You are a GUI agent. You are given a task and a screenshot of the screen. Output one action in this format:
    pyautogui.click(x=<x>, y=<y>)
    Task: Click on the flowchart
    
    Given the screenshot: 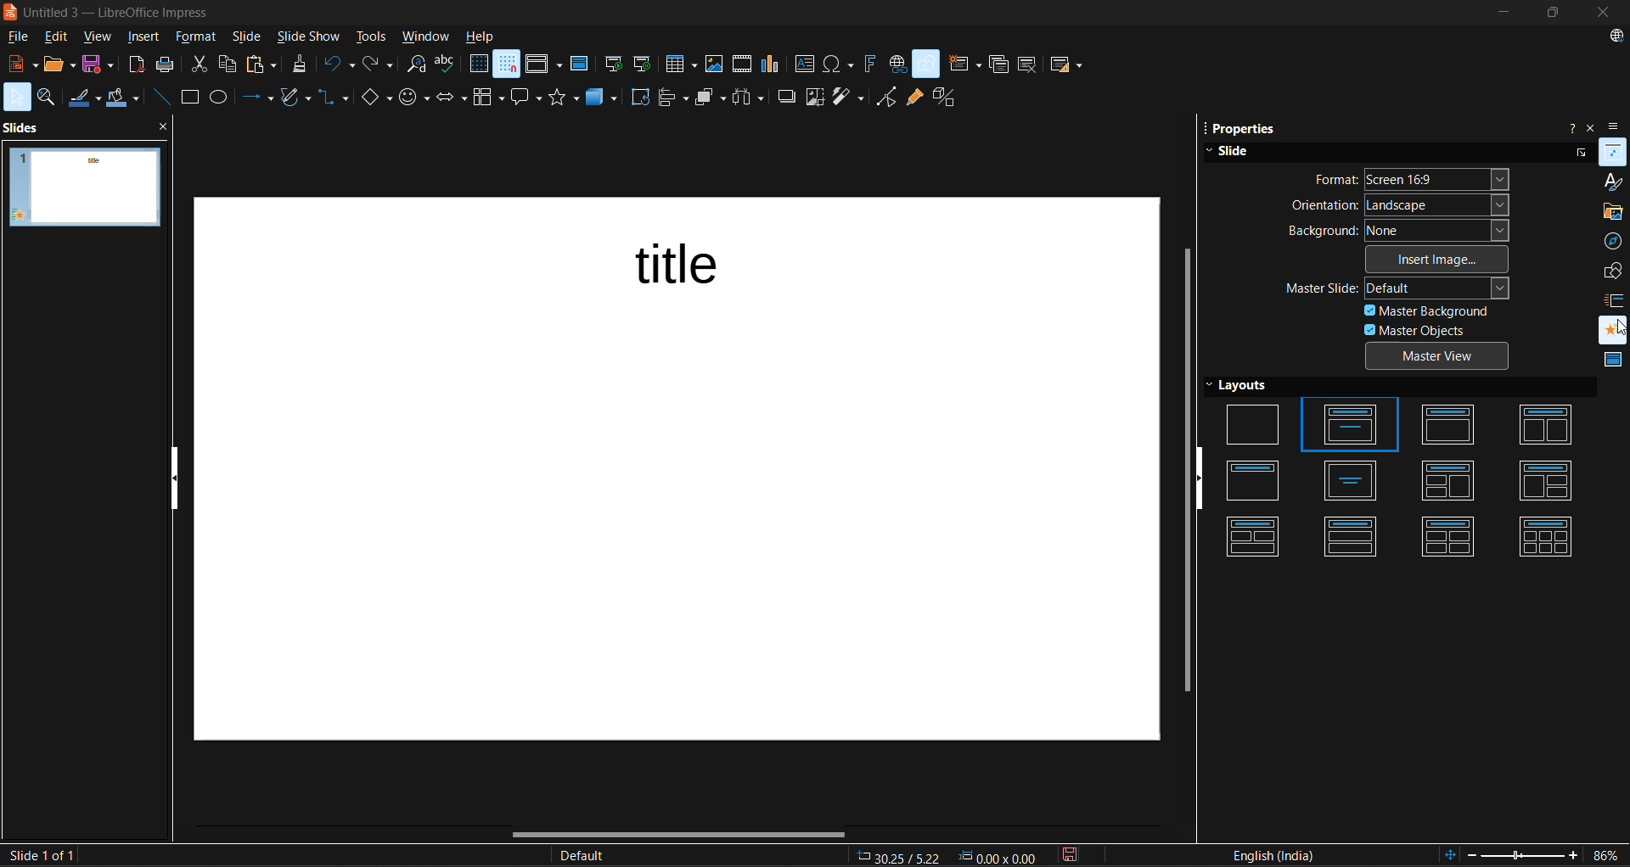 What is the action you would take?
    pyautogui.click(x=489, y=100)
    